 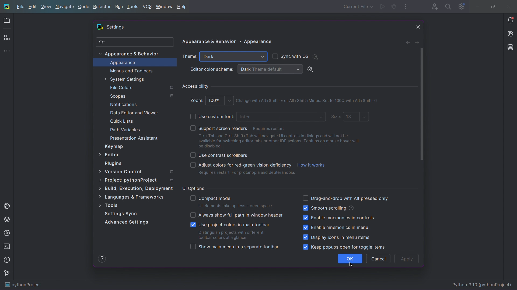 What do you see at coordinates (238, 165) in the screenshot?
I see `Adjust colors for red-green vision deficiency` at bounding box center [238, 165].